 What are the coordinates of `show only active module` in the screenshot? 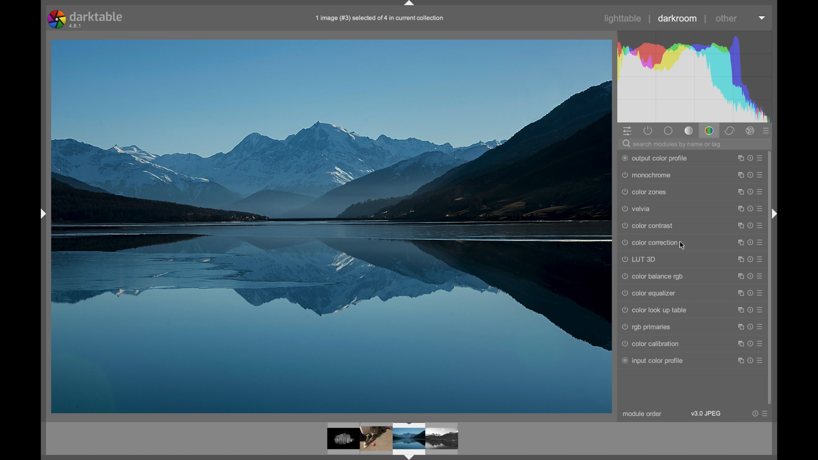 It's located at (649, 131).